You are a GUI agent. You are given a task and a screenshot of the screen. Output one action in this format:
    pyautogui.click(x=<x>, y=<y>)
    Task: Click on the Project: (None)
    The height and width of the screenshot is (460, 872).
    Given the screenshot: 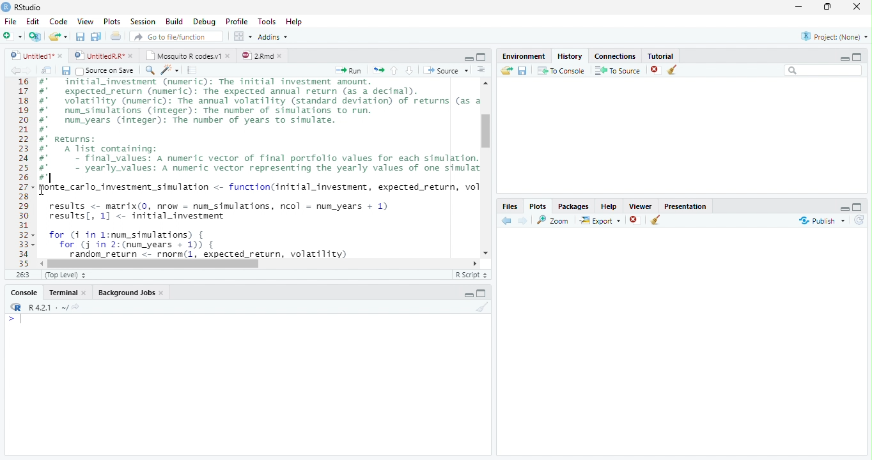 What is the action you would take?
    pyautogui.click(x=832, y=37)
    